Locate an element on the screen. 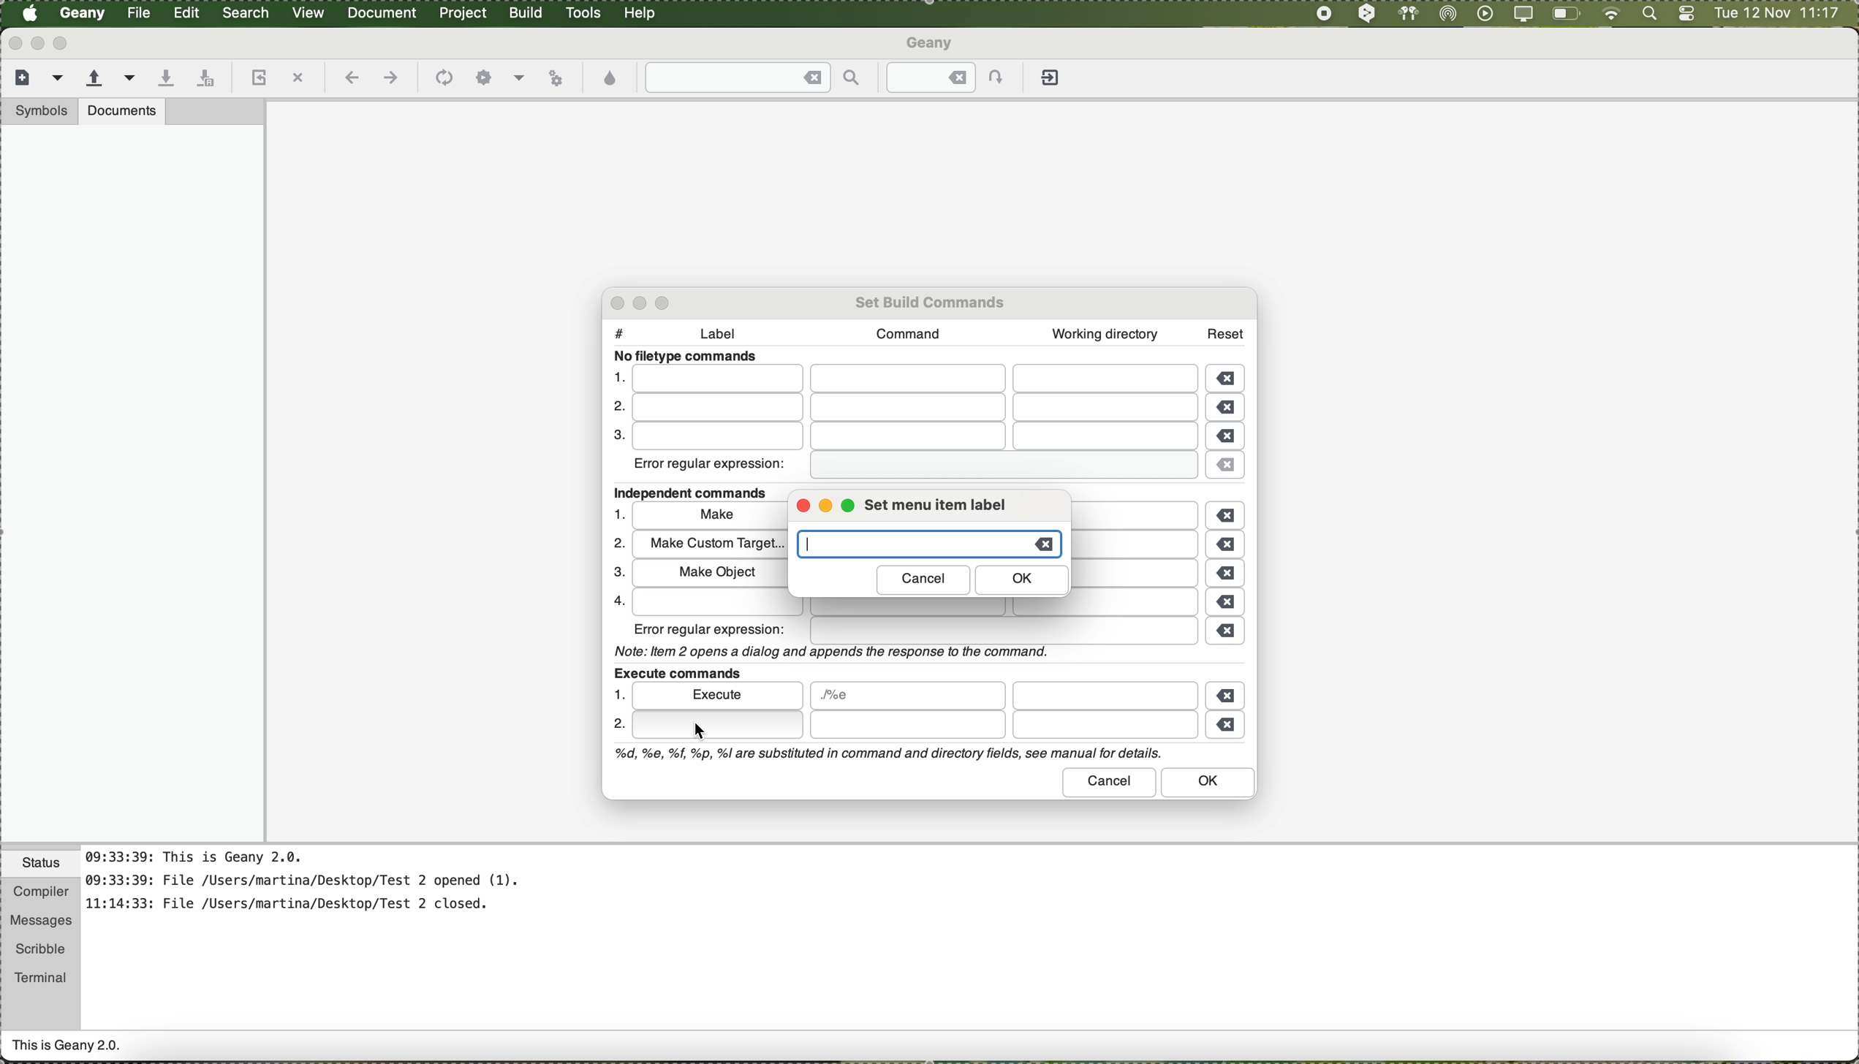 Image resolution: width=1859 pixels, height=1064 pixels. save all open files is located at coordinates (203, 79).